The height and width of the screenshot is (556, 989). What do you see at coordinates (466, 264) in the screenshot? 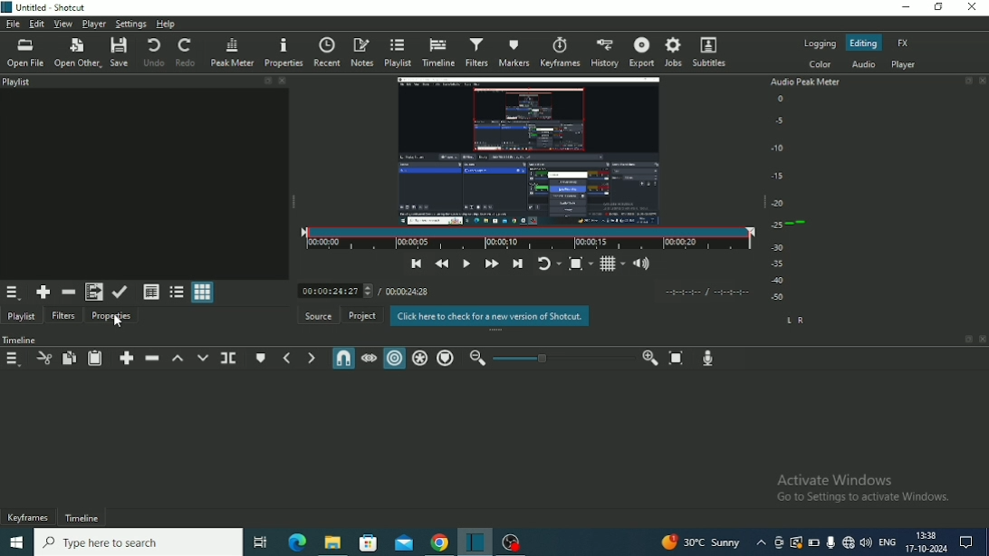
I see `Toggle play or pause` at bounding box center [466, 264].